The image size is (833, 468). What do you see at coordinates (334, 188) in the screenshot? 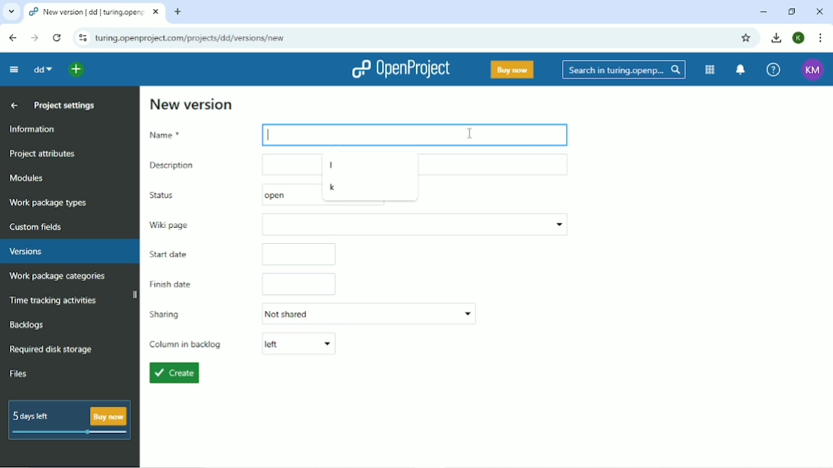
I see `k` at bounding box center [334, 188].